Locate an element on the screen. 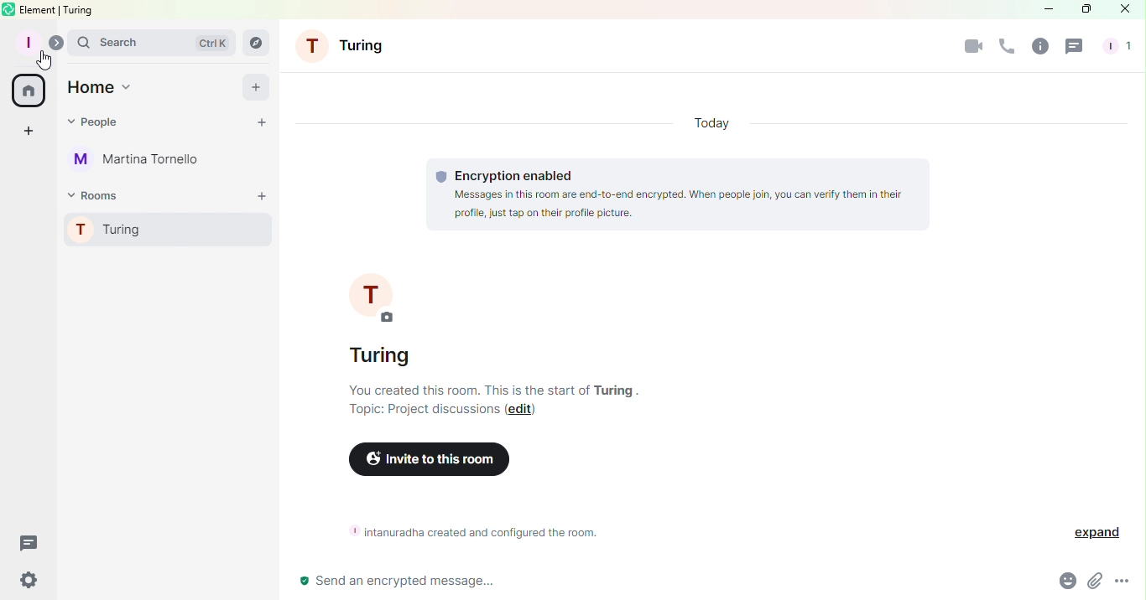  Topic is located at coordinates (417, 411).